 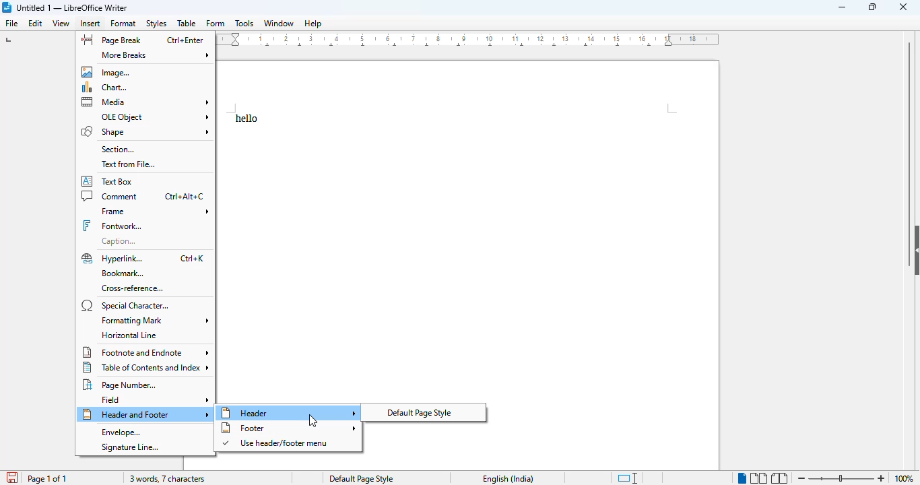 What do you see at coordinates (154, 320) in the screenshot?
I see `formatting mark` at bounding box center [154, 320].